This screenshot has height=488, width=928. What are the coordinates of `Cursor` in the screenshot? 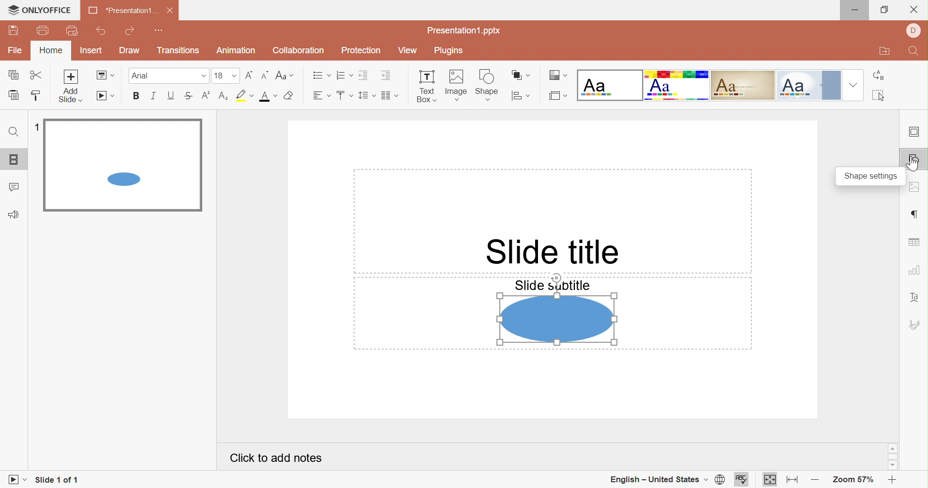 It's located at (913, 164).